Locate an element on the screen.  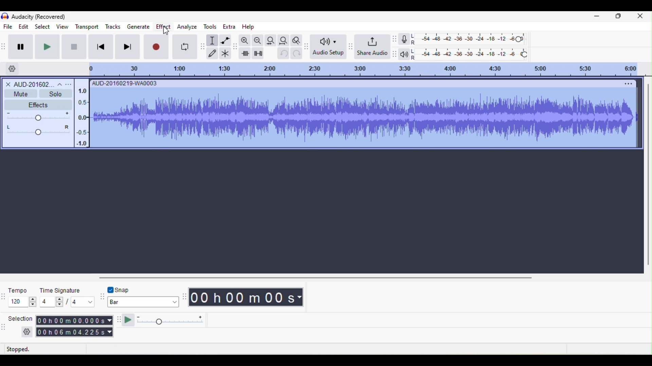
Audacity (Recovered) is located at coordinates (38, 17).